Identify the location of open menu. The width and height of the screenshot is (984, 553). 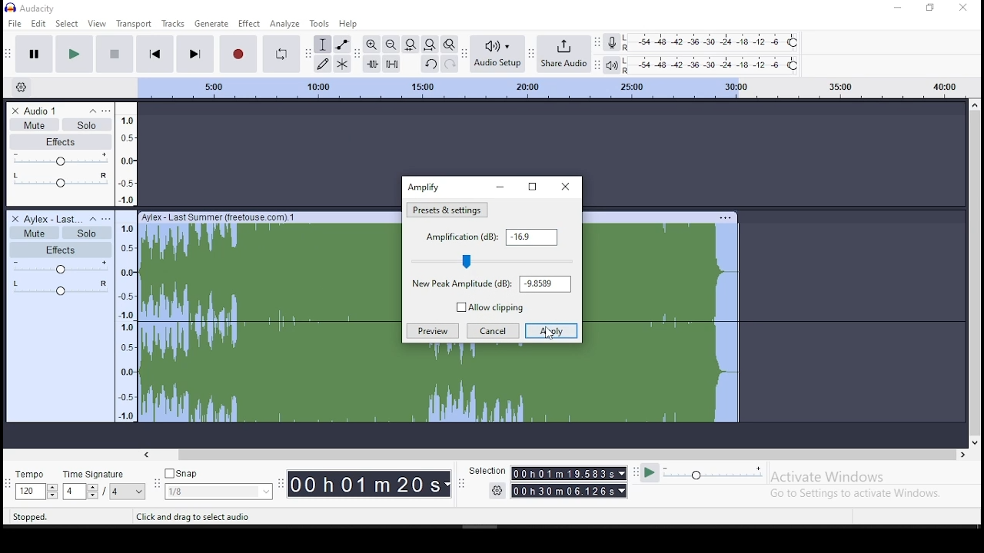
(107, 109).